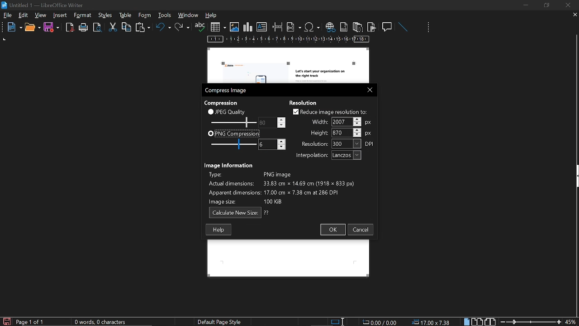 This screenshot has width=579, height=326. Describe the element at coordinates (32, 28) in the screenshot. I see `open` at that location.